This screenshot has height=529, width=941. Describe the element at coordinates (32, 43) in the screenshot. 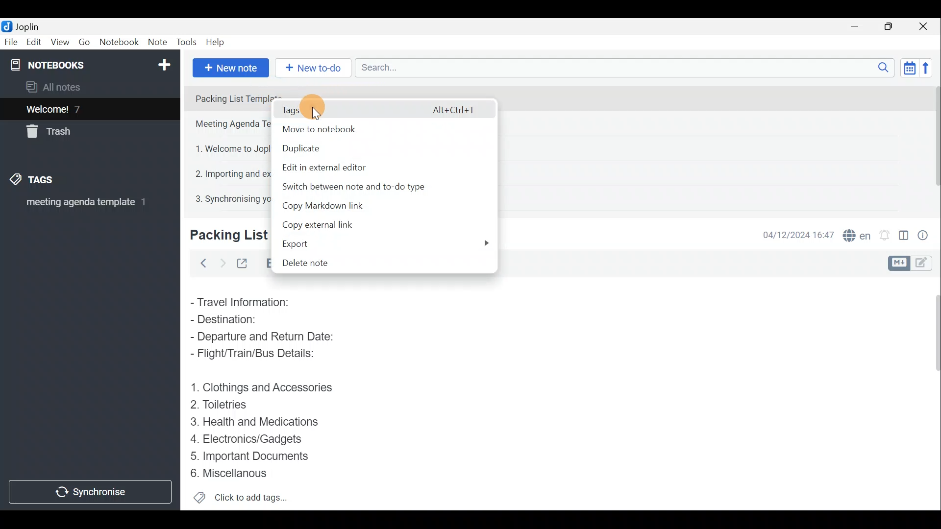

I see `Edit` at that location.